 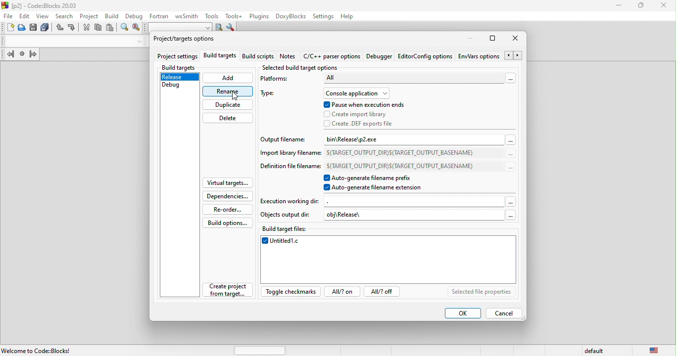 I want to click on import library file name, so click(x=290, y=155).